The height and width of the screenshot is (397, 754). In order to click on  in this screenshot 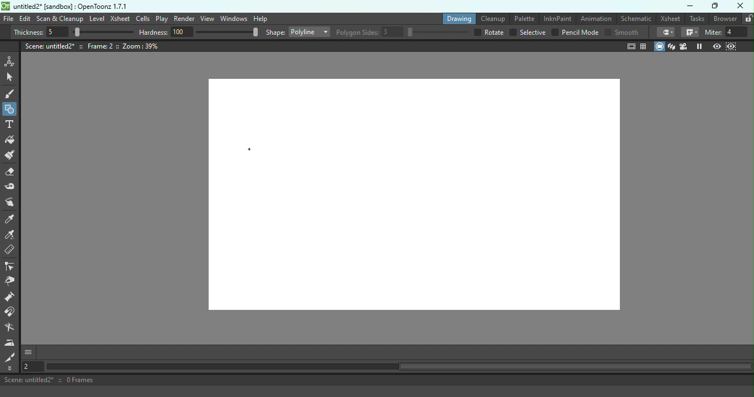, I will do `click(10, 108)`.